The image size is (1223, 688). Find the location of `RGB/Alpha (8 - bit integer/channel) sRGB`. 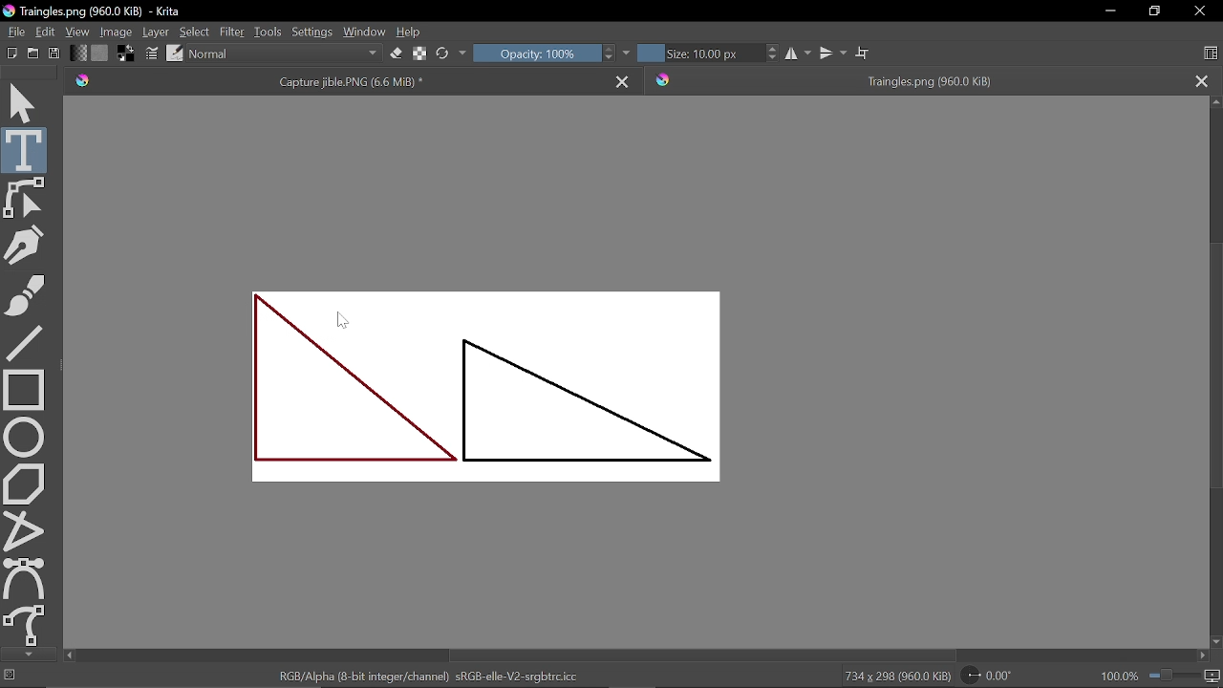

RGB/Alpha (8 - bit integer/channel) sRGB is located at coordinates (435, 676).